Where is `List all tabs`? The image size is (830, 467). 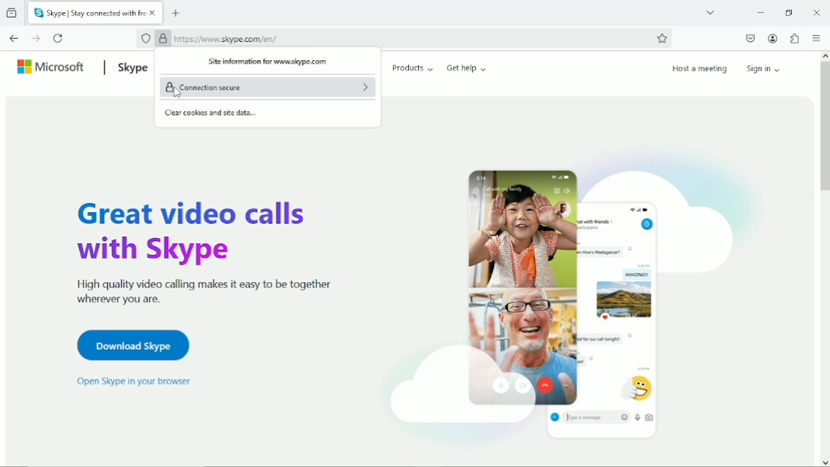 List all tabs is located at coordinates (710, 11).